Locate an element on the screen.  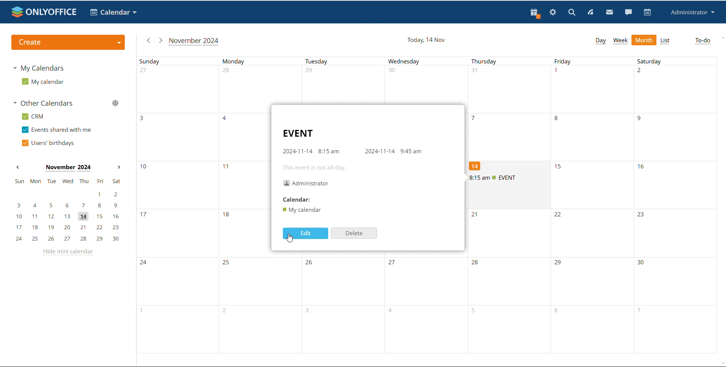
organizer is located at coordinates (307, 183).